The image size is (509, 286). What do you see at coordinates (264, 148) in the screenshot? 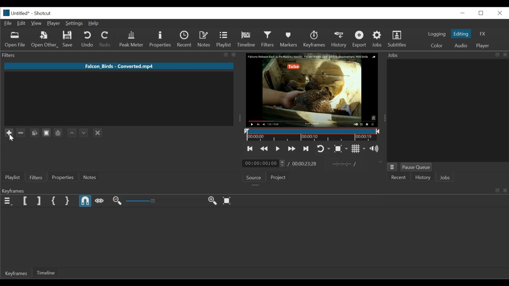
I see `Play backward quickly` at bounding box center [264, 148].